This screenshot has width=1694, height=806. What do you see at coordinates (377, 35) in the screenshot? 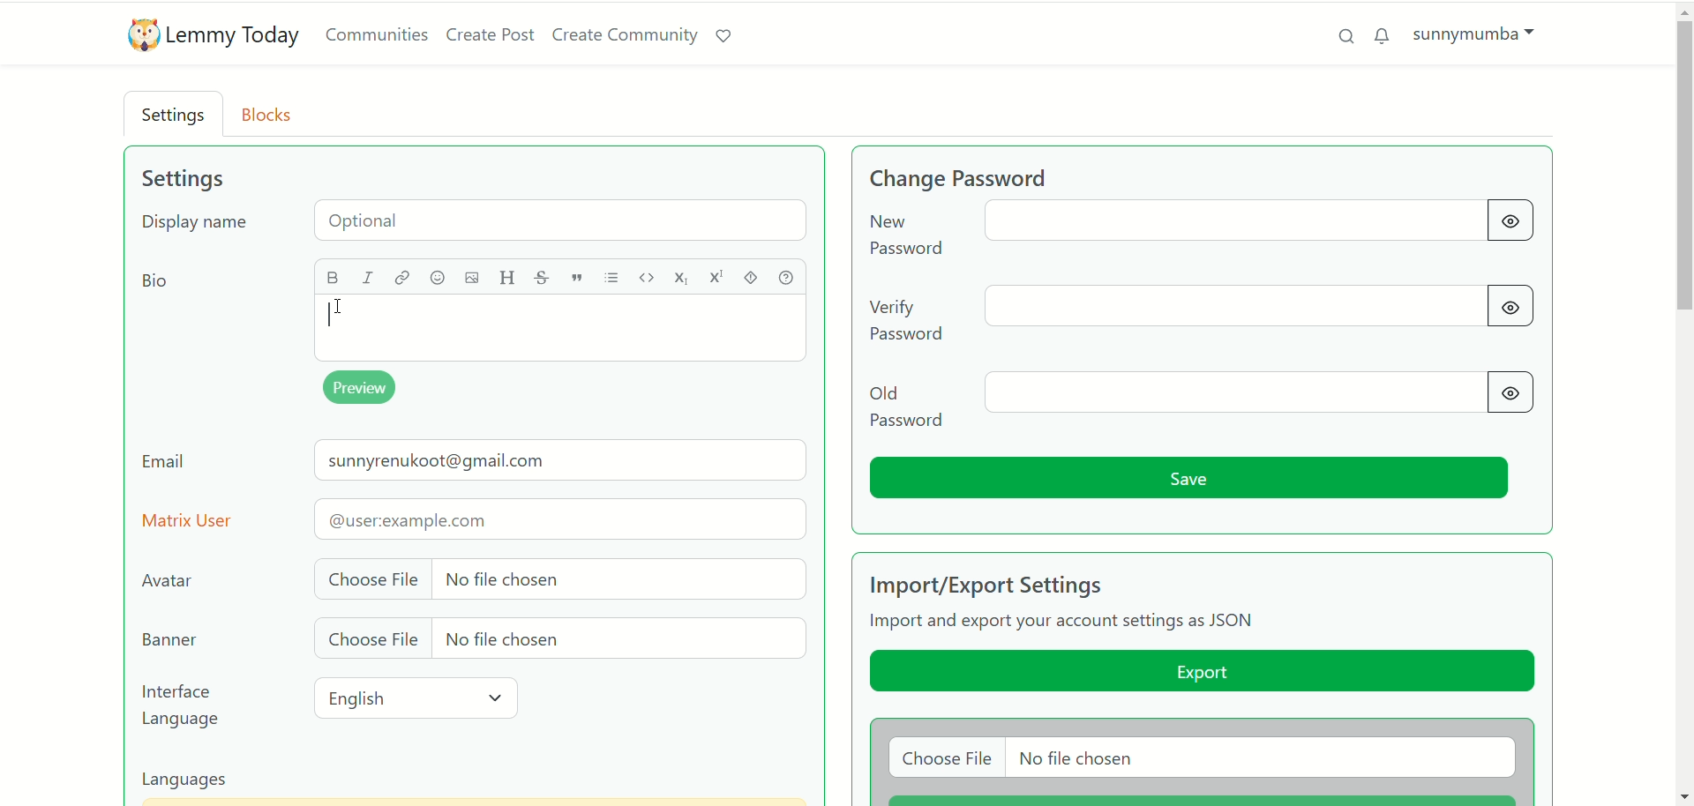
I see `communities` at bounding box center [377, 35].